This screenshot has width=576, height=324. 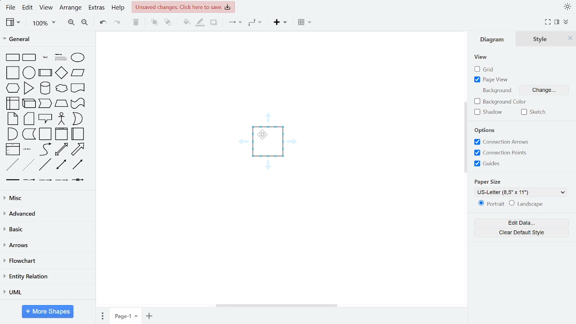 What do you see at coordinates (45, 134) in the screenshot?
I see `general shapes` at bounding box center [45, 134].